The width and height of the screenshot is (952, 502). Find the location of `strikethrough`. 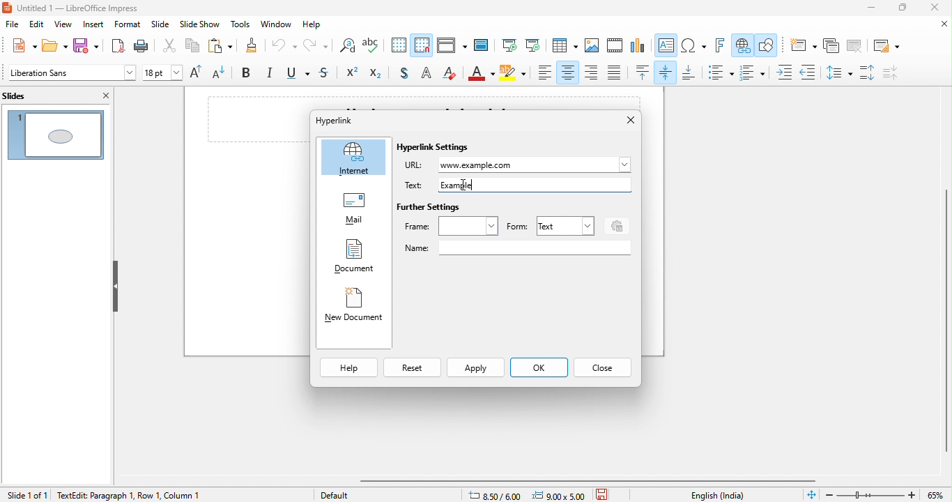

strikethrough is located at coordinates (327, 74).